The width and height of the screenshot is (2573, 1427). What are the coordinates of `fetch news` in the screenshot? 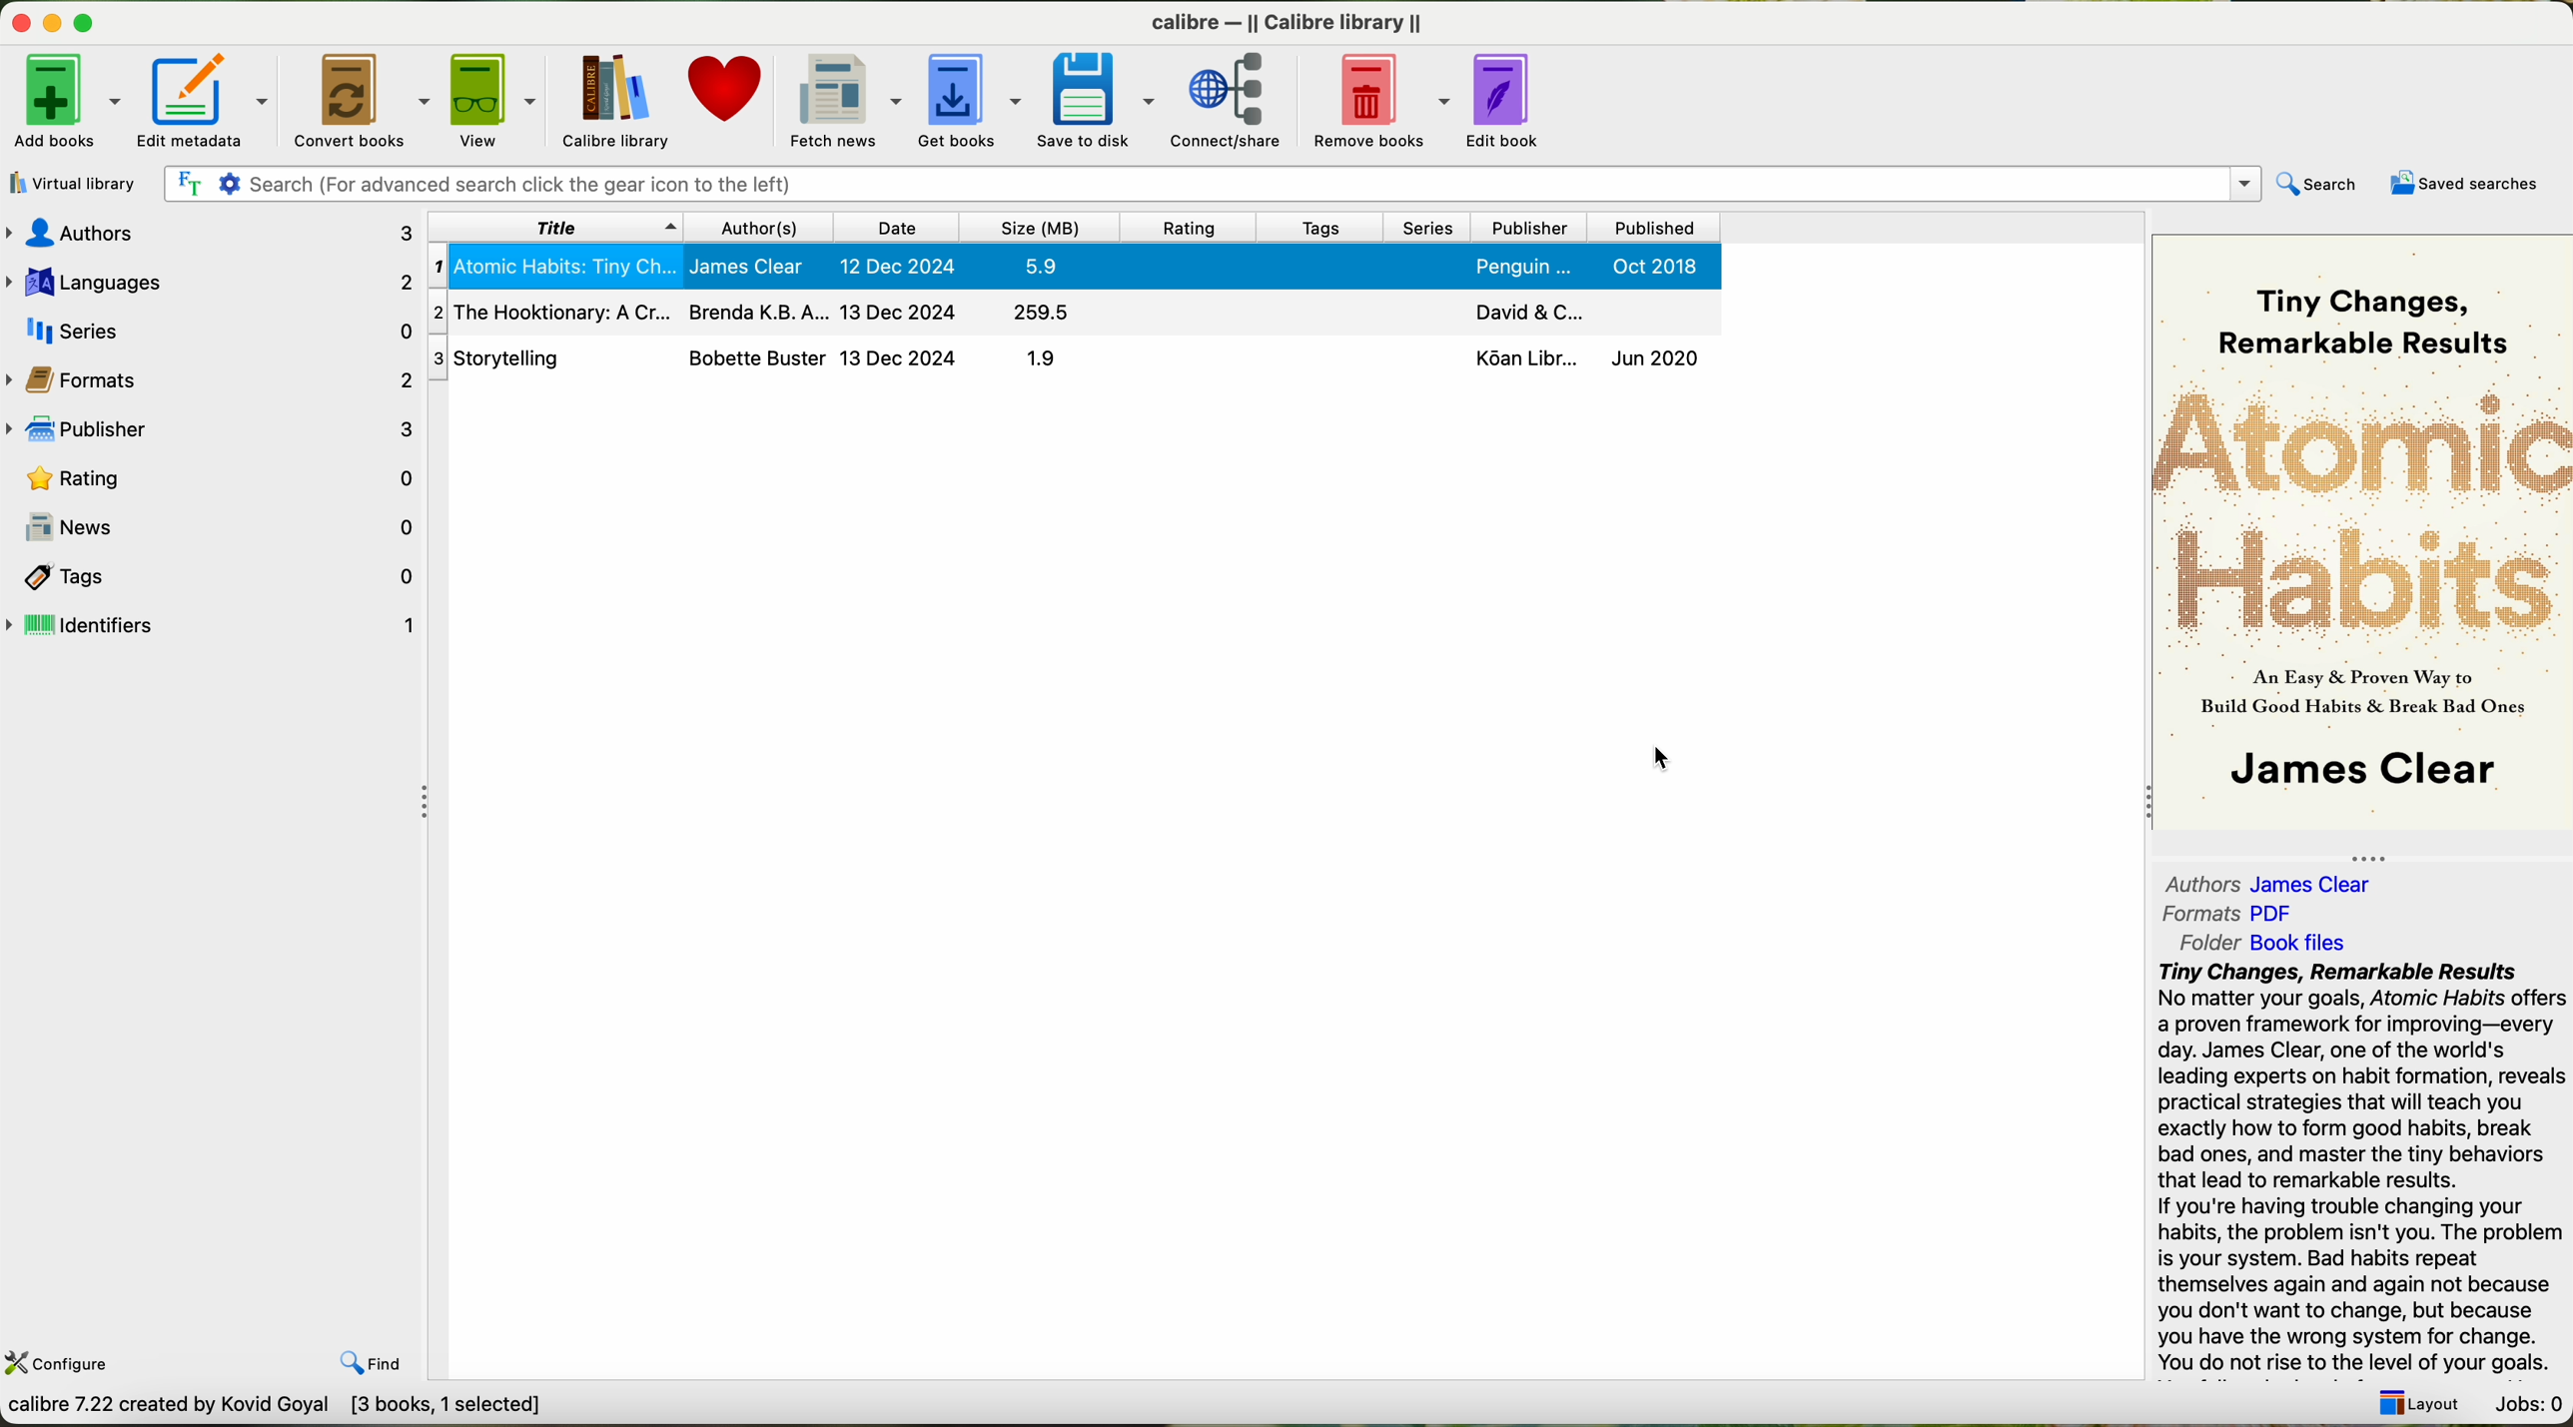 It's located at (846, 99).